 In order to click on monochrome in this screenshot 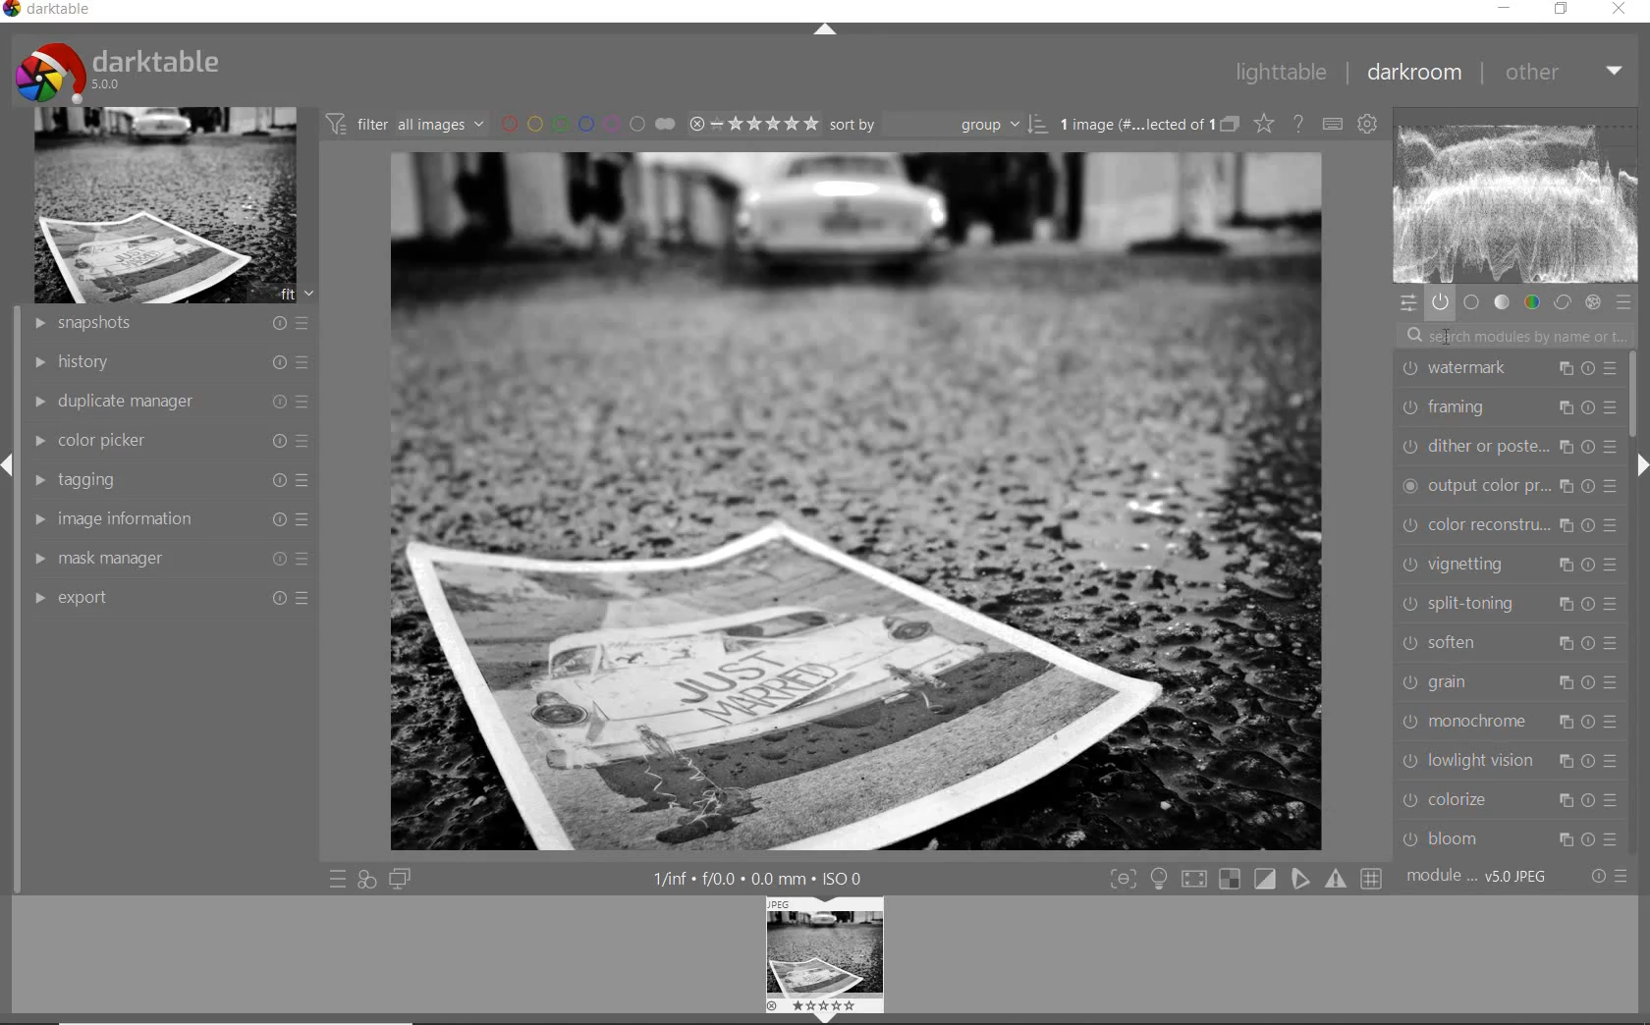, I will do `click(1507, 723)`.